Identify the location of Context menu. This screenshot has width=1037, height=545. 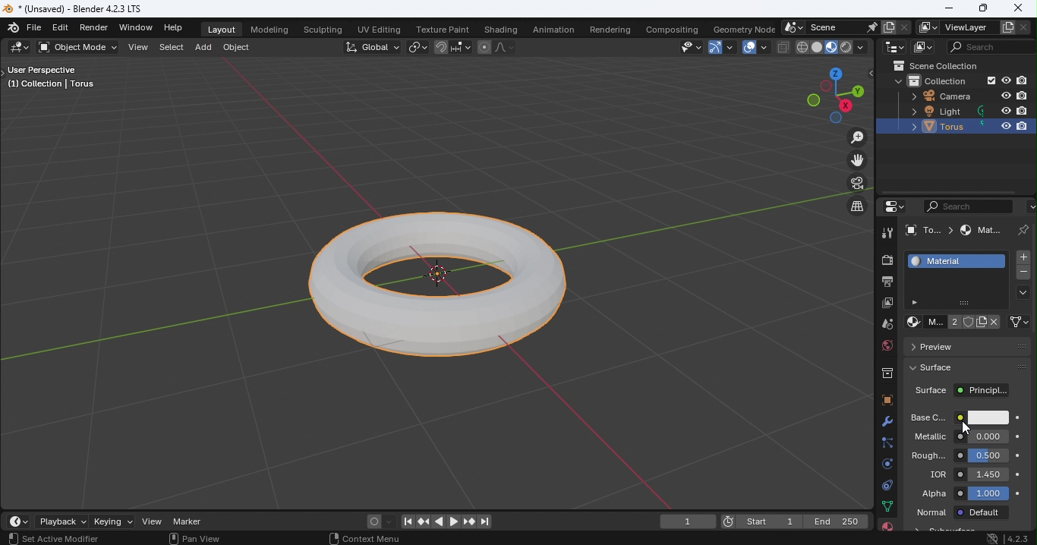
(365, 538).